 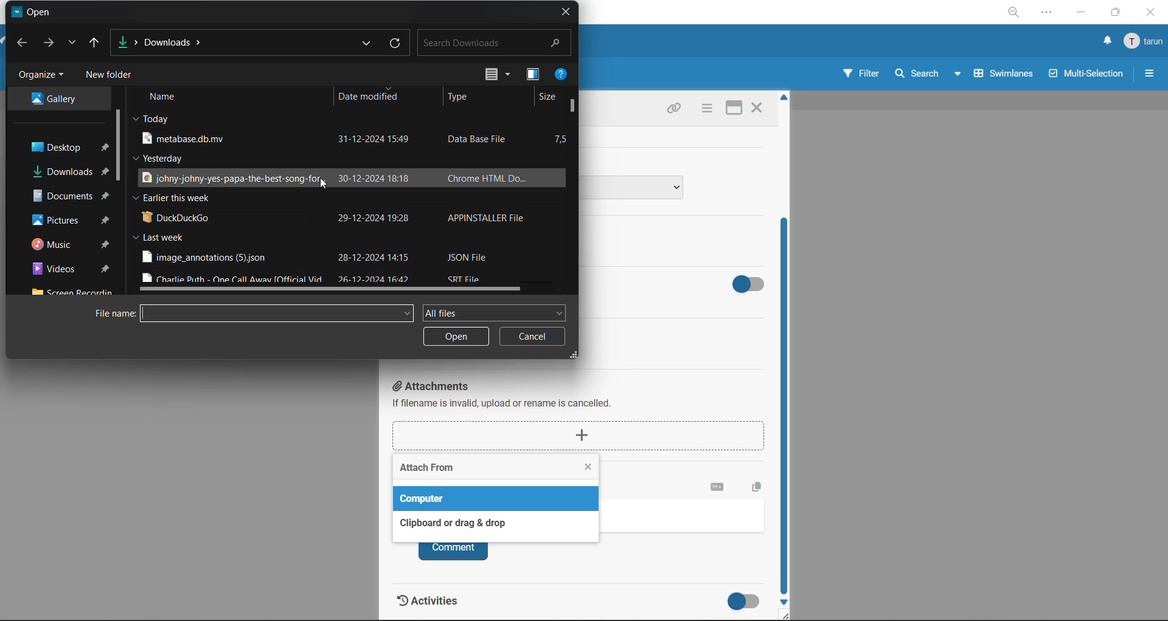 I want to click on notifications, so click(x=1108, y=41).